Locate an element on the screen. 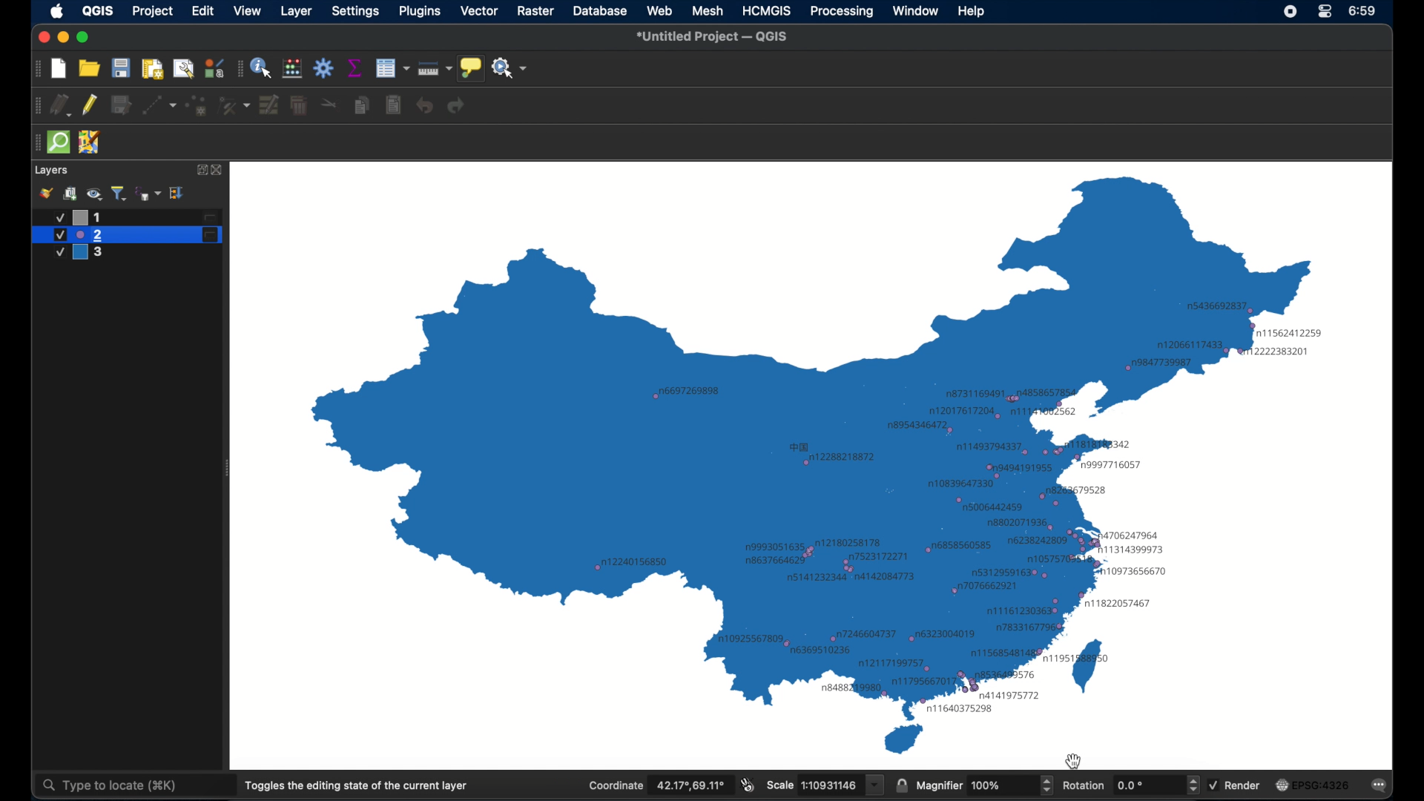 The image size is (1424, 801). web is located at coordinates (659, 10).